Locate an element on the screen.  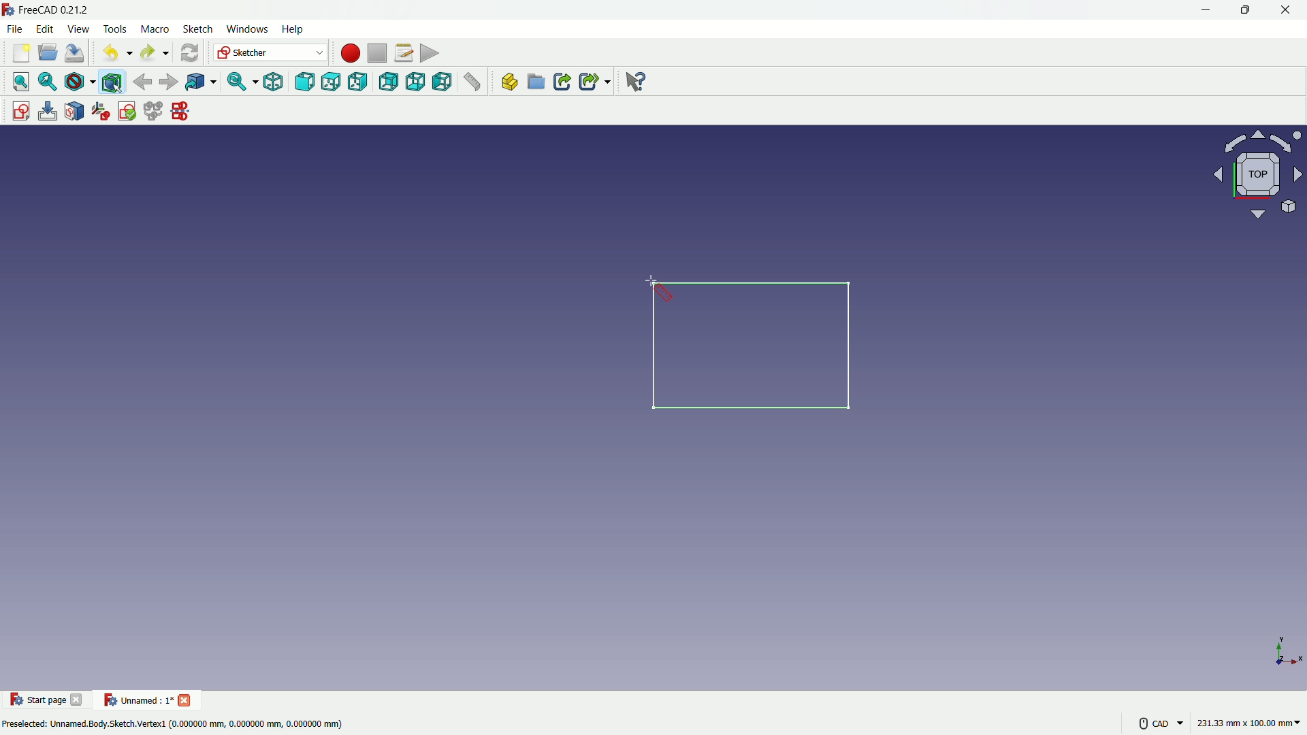
maximize or restore is located at coordinates (1247, 10).